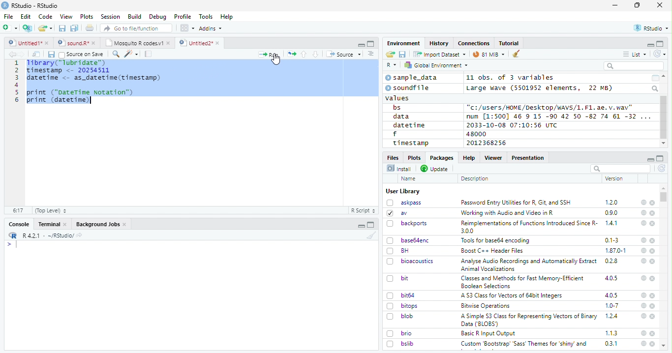 The height and width of the screenshot is (353, 672). What do you see at coordinates (611, 333) in the screenshot?
I see `1.1.3` at bounding box center [611, 333].